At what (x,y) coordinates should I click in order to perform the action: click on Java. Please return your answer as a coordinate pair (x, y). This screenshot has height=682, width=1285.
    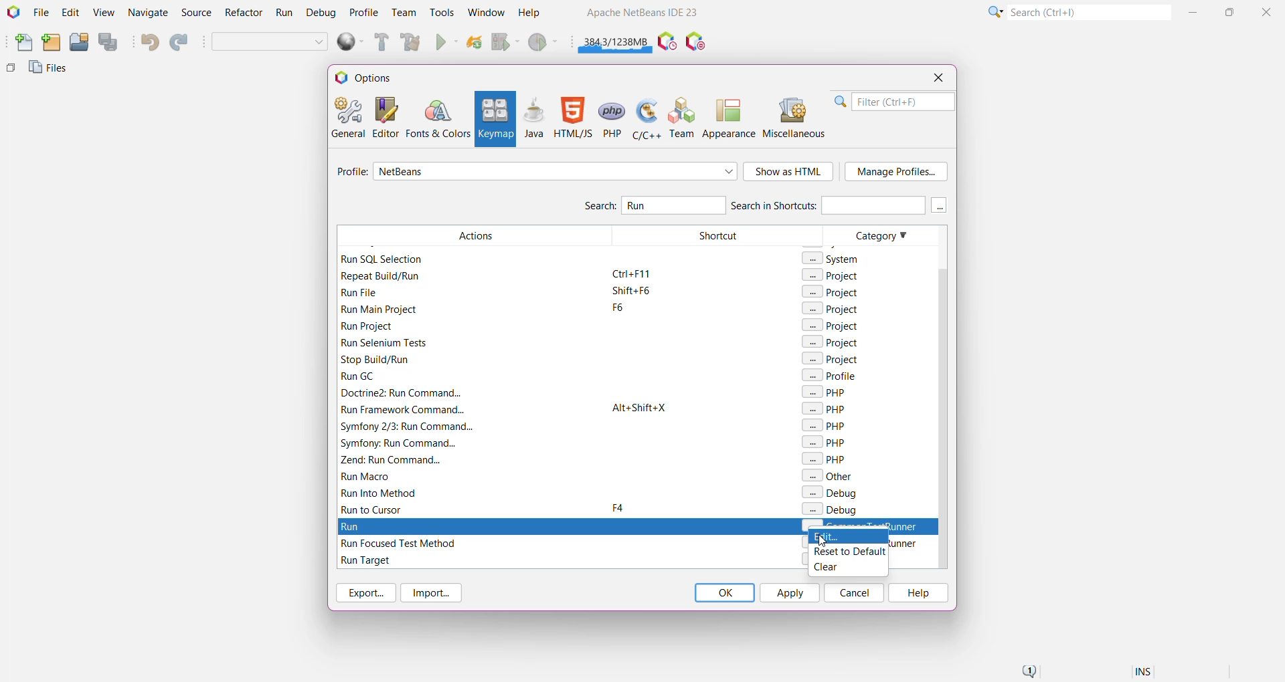
    Looking at the image, I should click on (534, 118).